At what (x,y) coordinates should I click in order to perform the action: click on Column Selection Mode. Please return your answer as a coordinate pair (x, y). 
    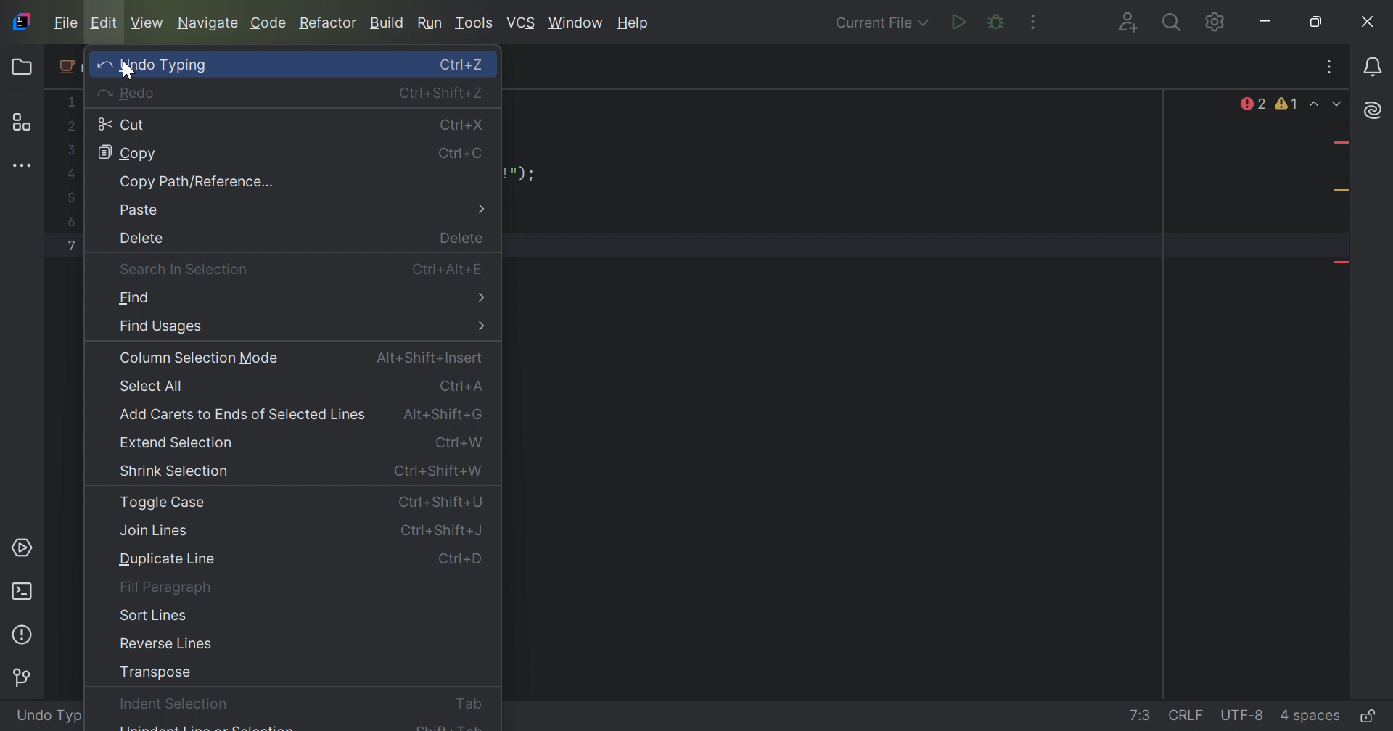
    Looking at the image, I should click on (200, 358).